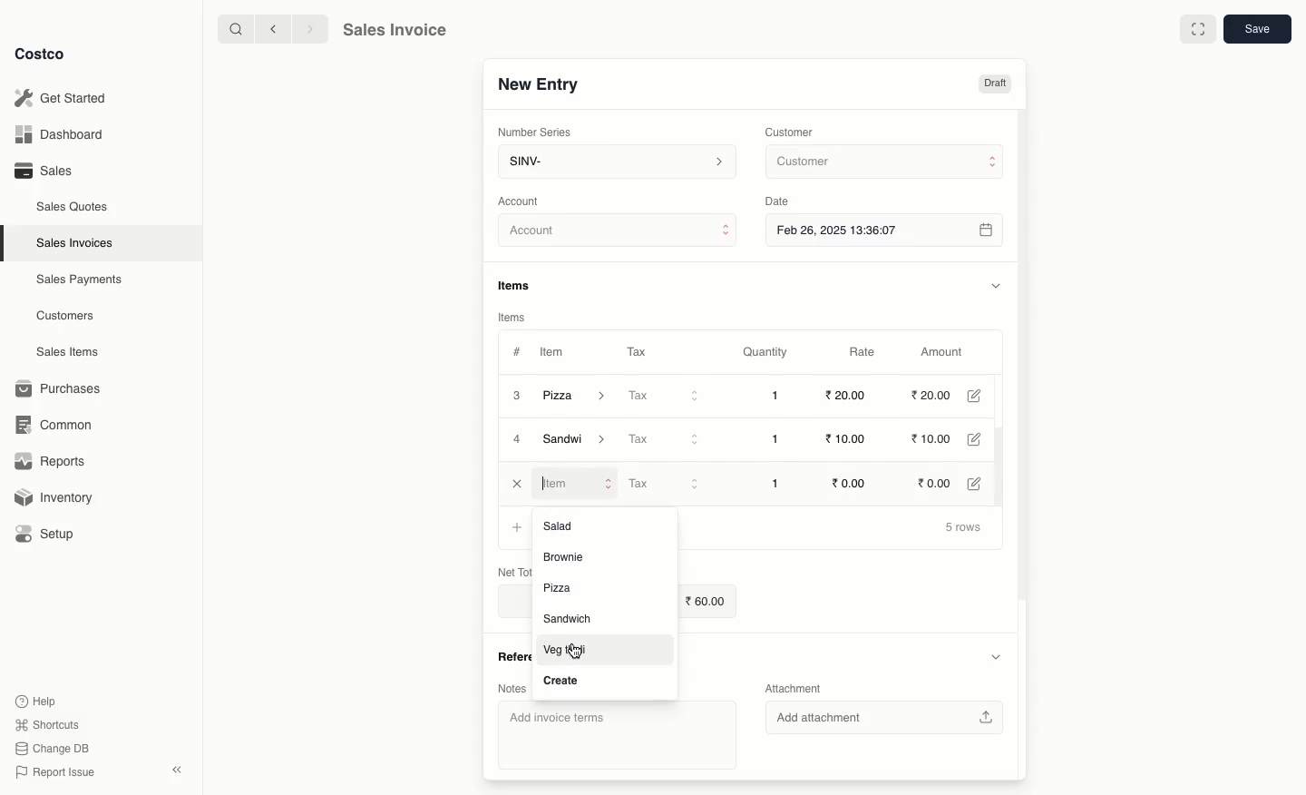 Image resolution: width=1306 pixels, height=795 pixels. What do you see at coordinates (890, 719) in the screenshot?
I see `‘Add attachment` at bounding box center [890, 719].